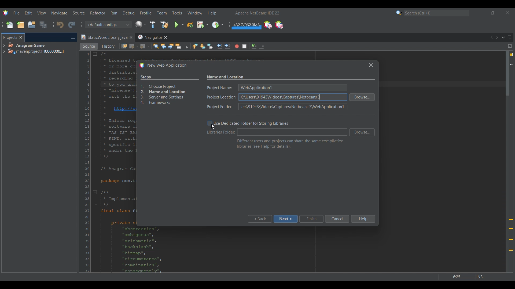  What do you see at coordinates (247, 26) in the screenshot?
I see `Garbage collection changed` at bounding box center [247, 26].